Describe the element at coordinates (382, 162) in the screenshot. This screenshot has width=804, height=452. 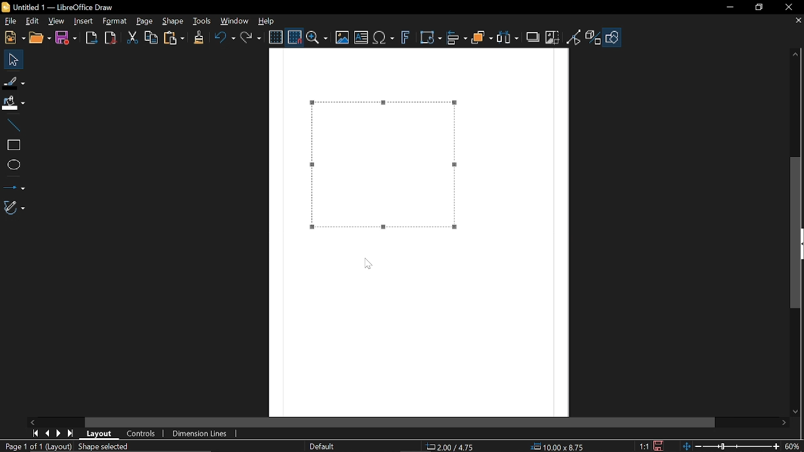
I see `Dash added` at that location.